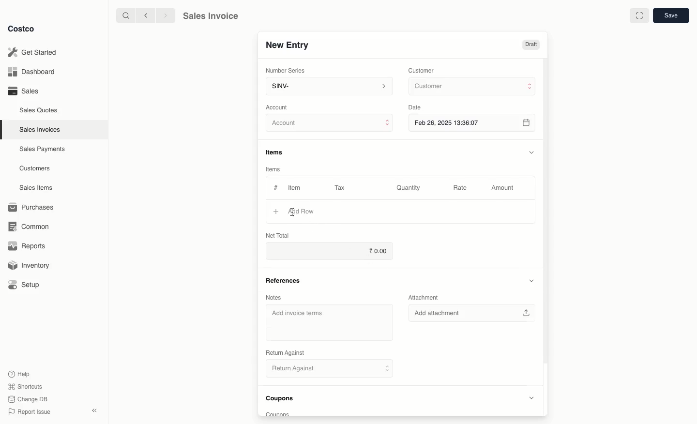 This screenshot has height=424, width=697. What do you see at coordinates (408, 188) in the screenshot?
I see `Quantity` at bounding box center [408, 188].